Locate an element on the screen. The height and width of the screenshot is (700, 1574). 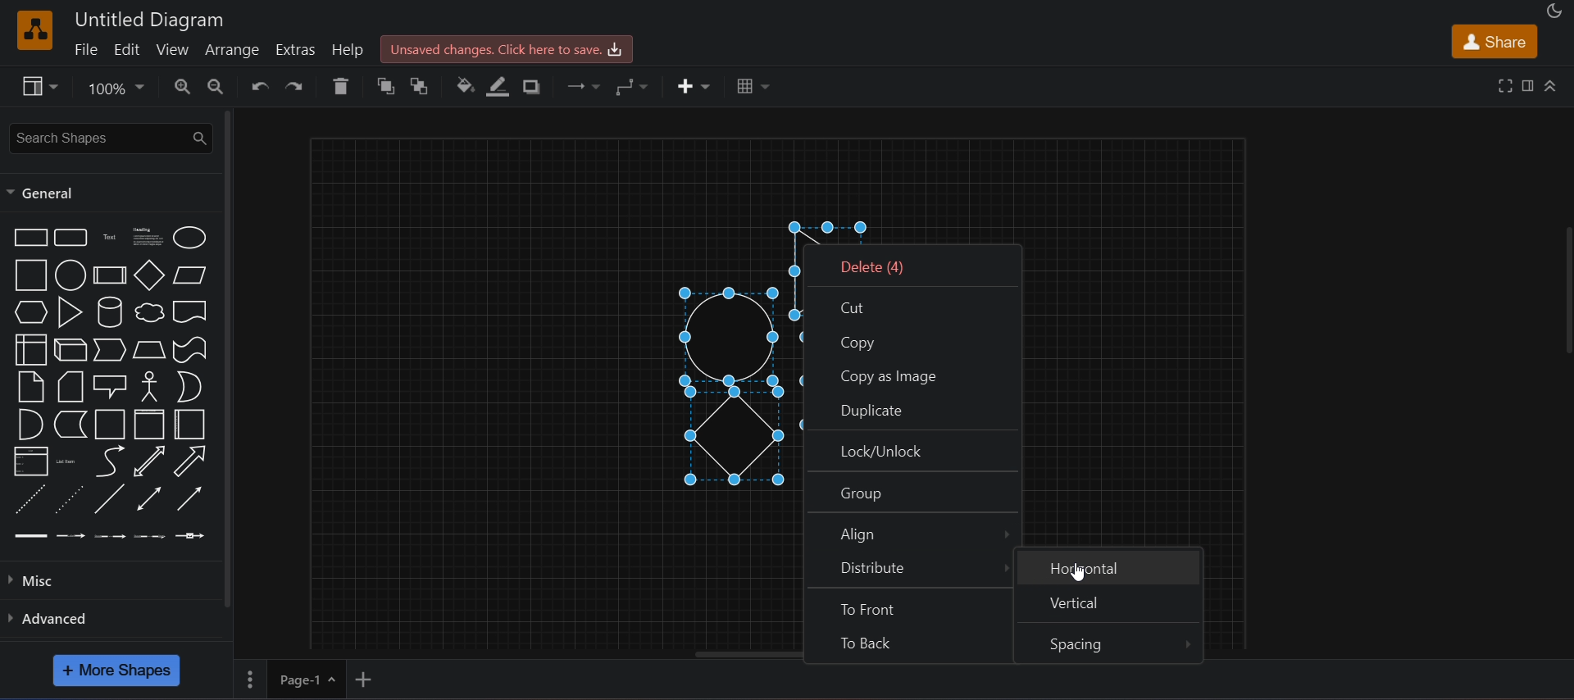
view is located at coordinates (174, 50).